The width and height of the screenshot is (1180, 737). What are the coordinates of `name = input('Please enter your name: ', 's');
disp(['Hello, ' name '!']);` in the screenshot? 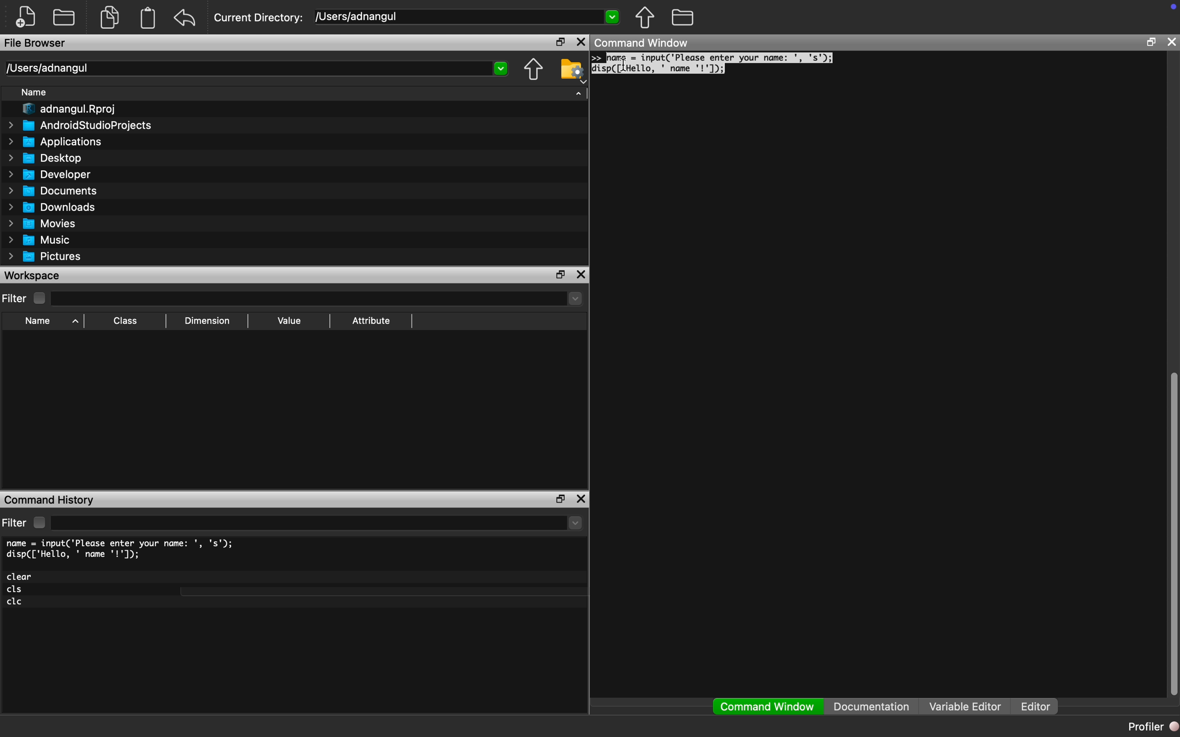 It's located at (122, 549).